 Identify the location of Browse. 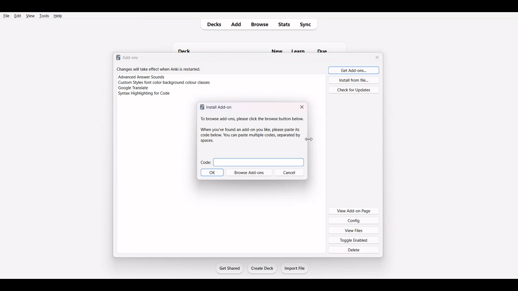
(259, 25).